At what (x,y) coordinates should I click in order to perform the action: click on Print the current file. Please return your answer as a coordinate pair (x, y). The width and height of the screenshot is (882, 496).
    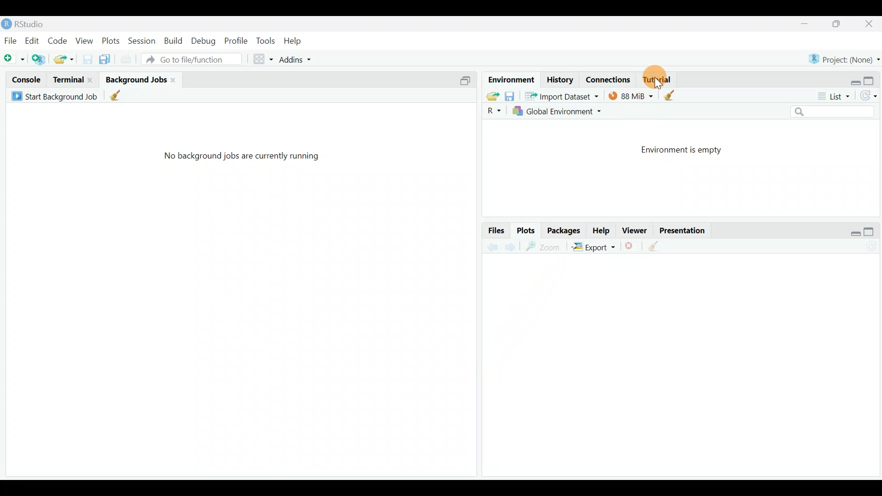
    Looking at the image, I should click on (128, 61).